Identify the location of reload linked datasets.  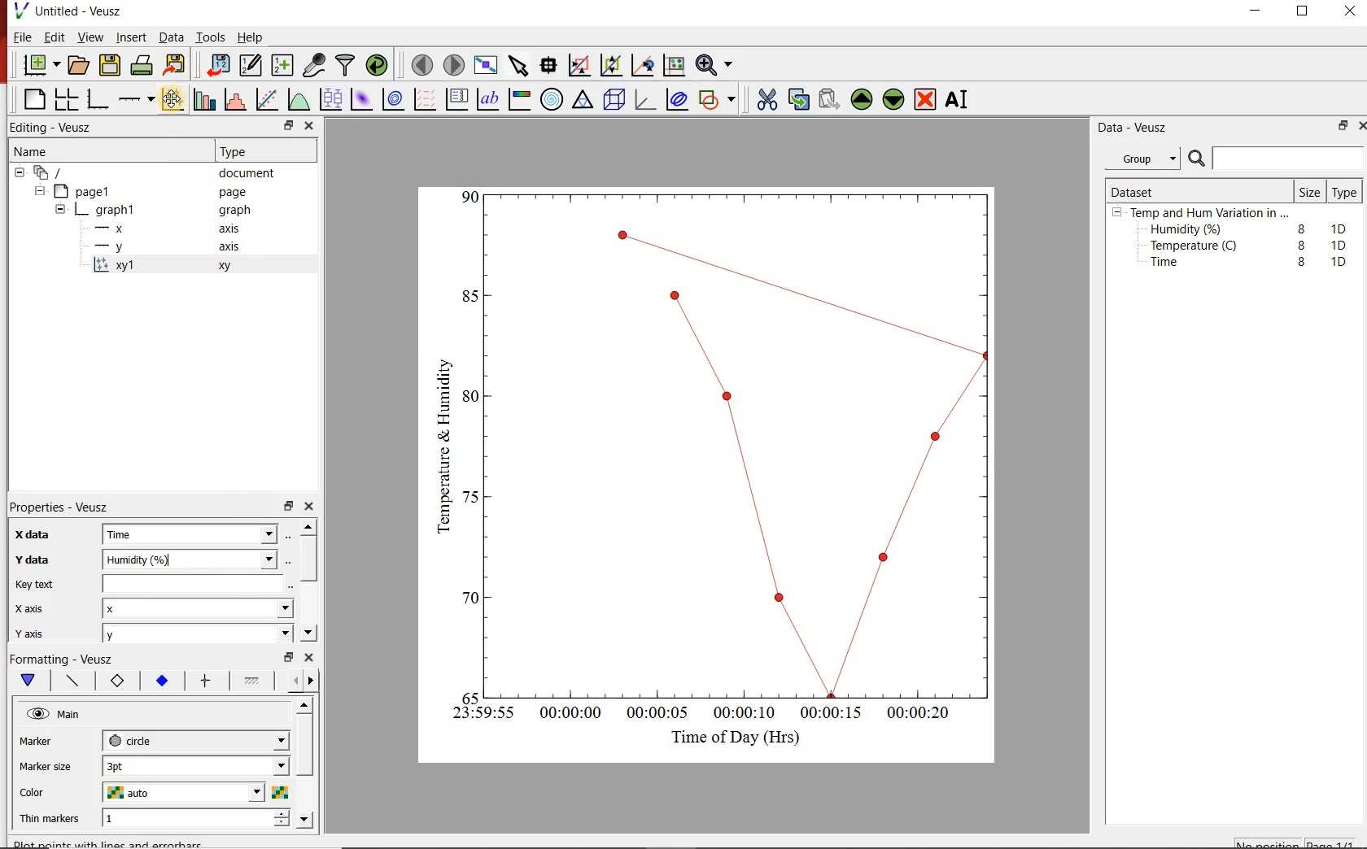
(377, 66).